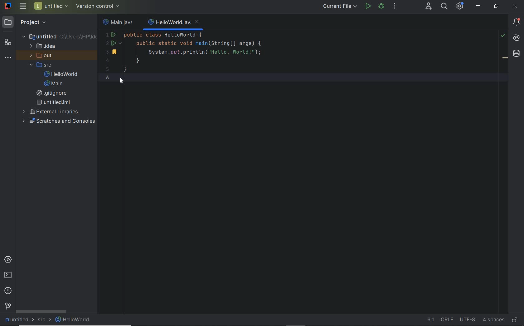 The height and width of the screenshot is (326, 524). What do you see at coordinates (447, 319) in the screenshot?
I see `line separator` at bounding box center [447, 319].